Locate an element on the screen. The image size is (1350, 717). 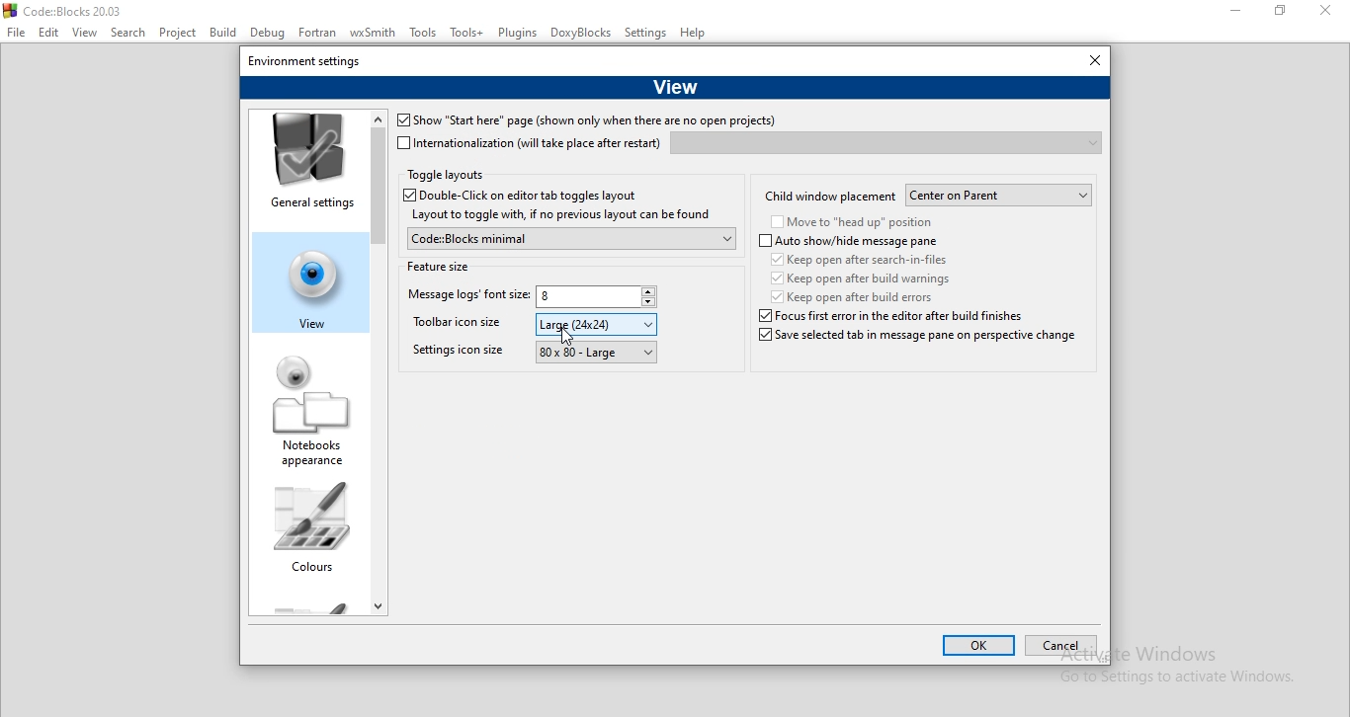
Code:Blocks minimal is located at coordinates (569, 238).